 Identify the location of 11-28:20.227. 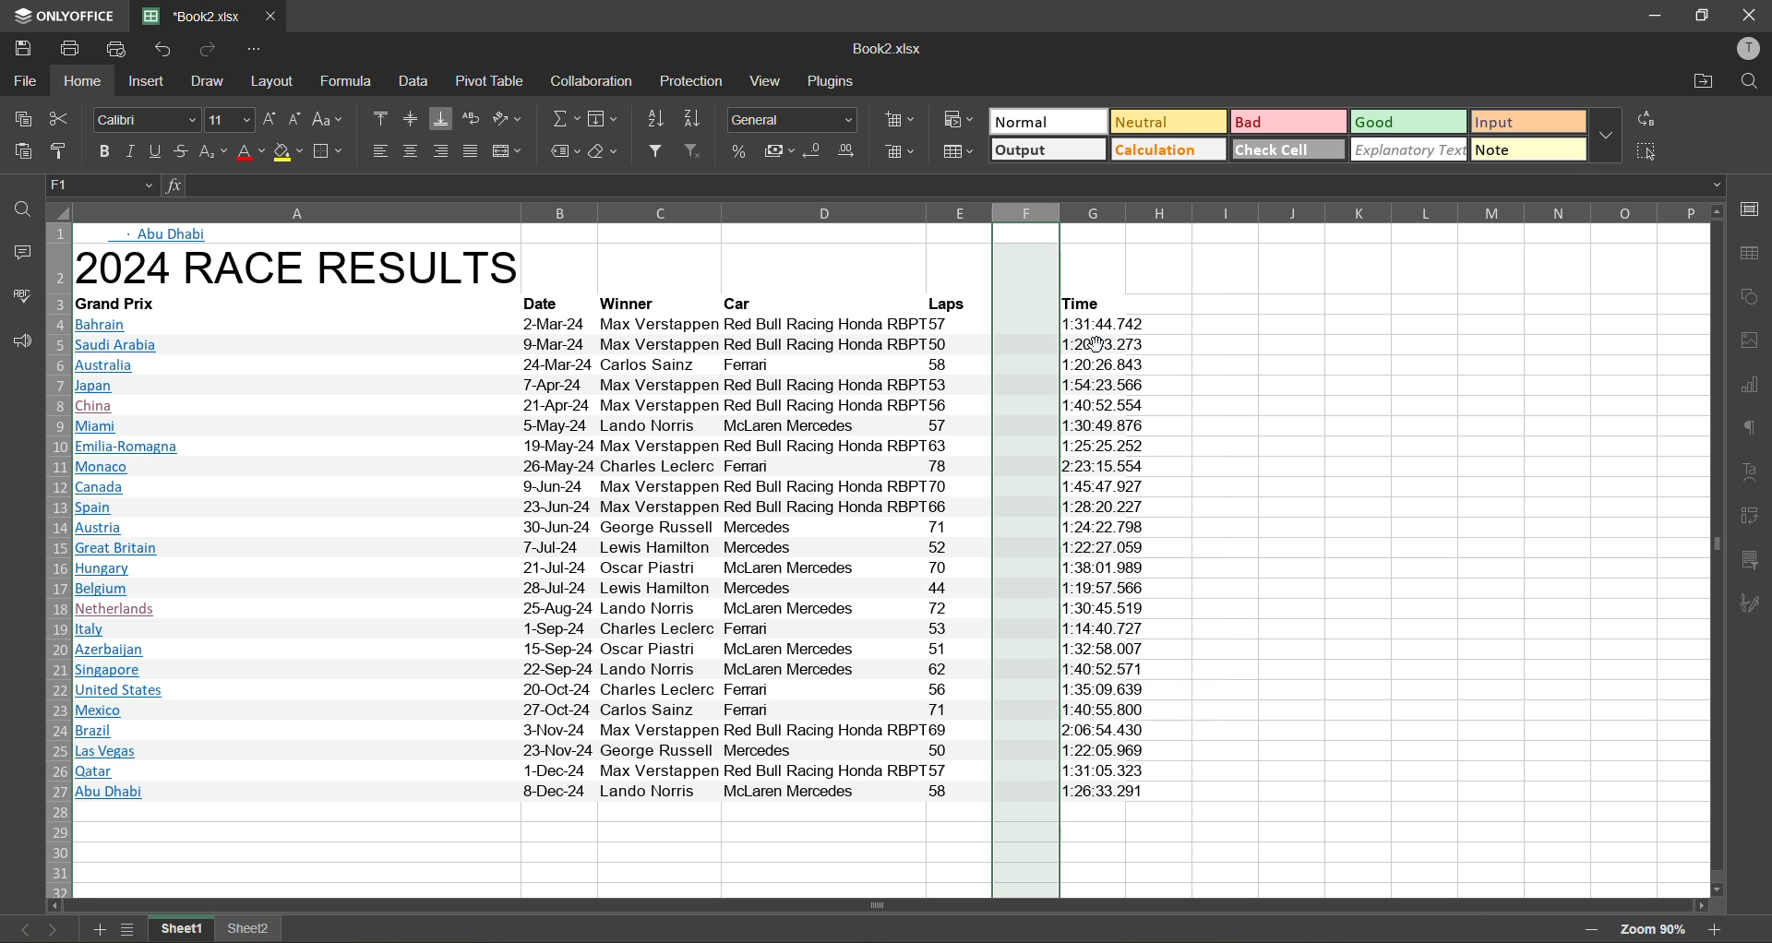
(1107, 506).